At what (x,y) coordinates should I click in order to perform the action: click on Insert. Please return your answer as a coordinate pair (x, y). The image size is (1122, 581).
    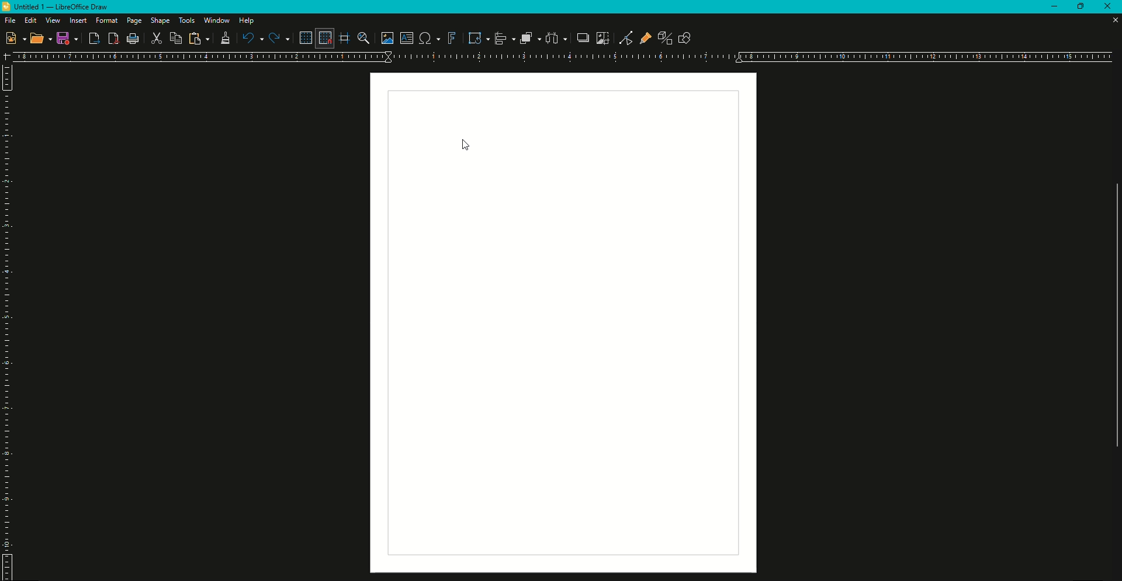
    Looking at the image, I should click on (75, 20).